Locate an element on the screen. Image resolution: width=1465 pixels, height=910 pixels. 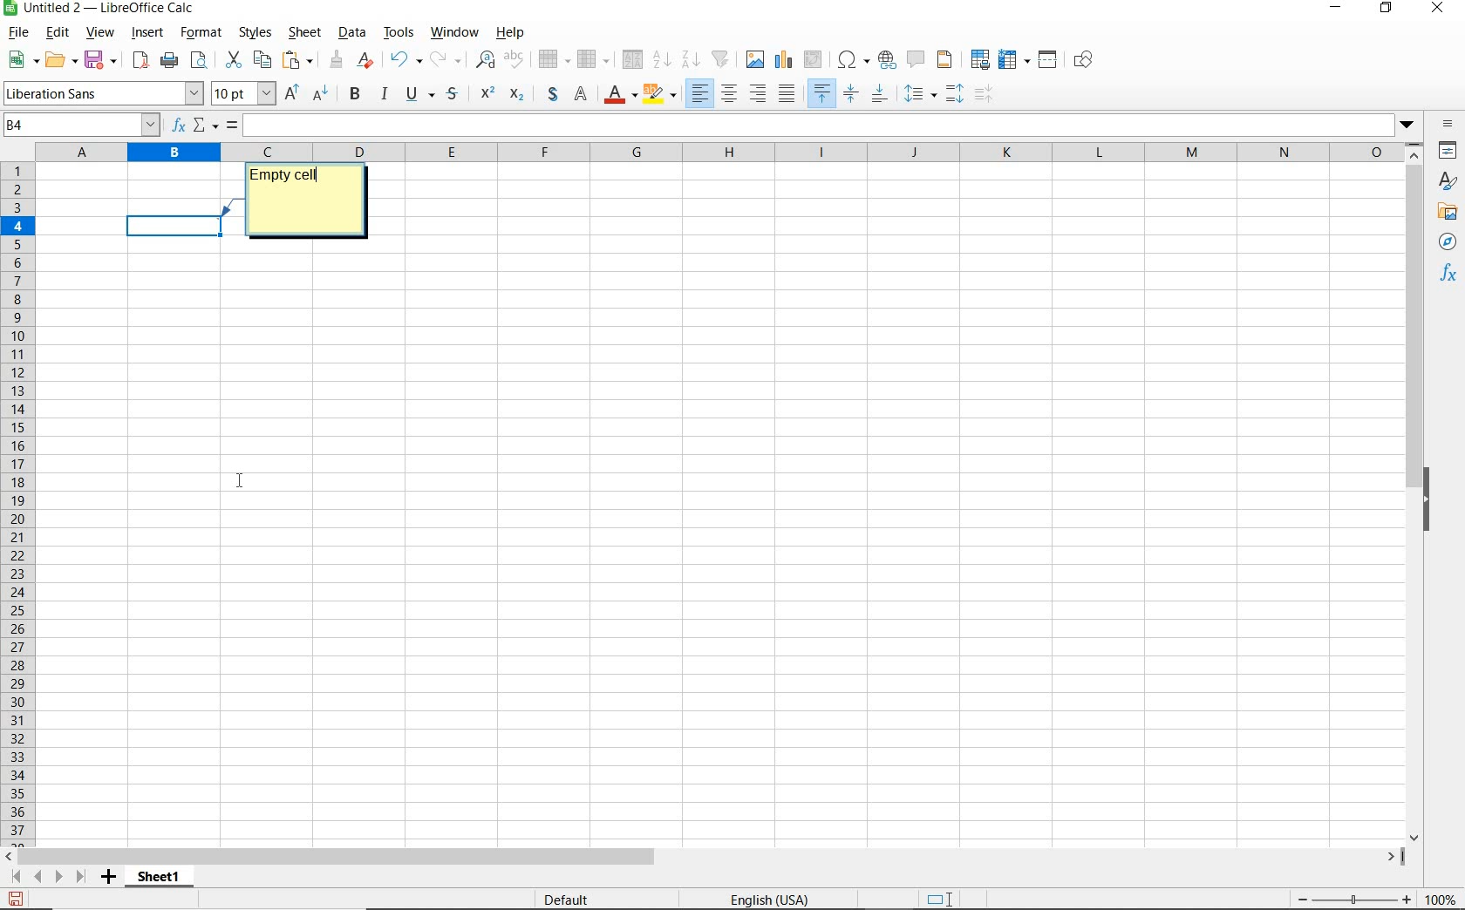
columns is located at coordinates (721, 152).